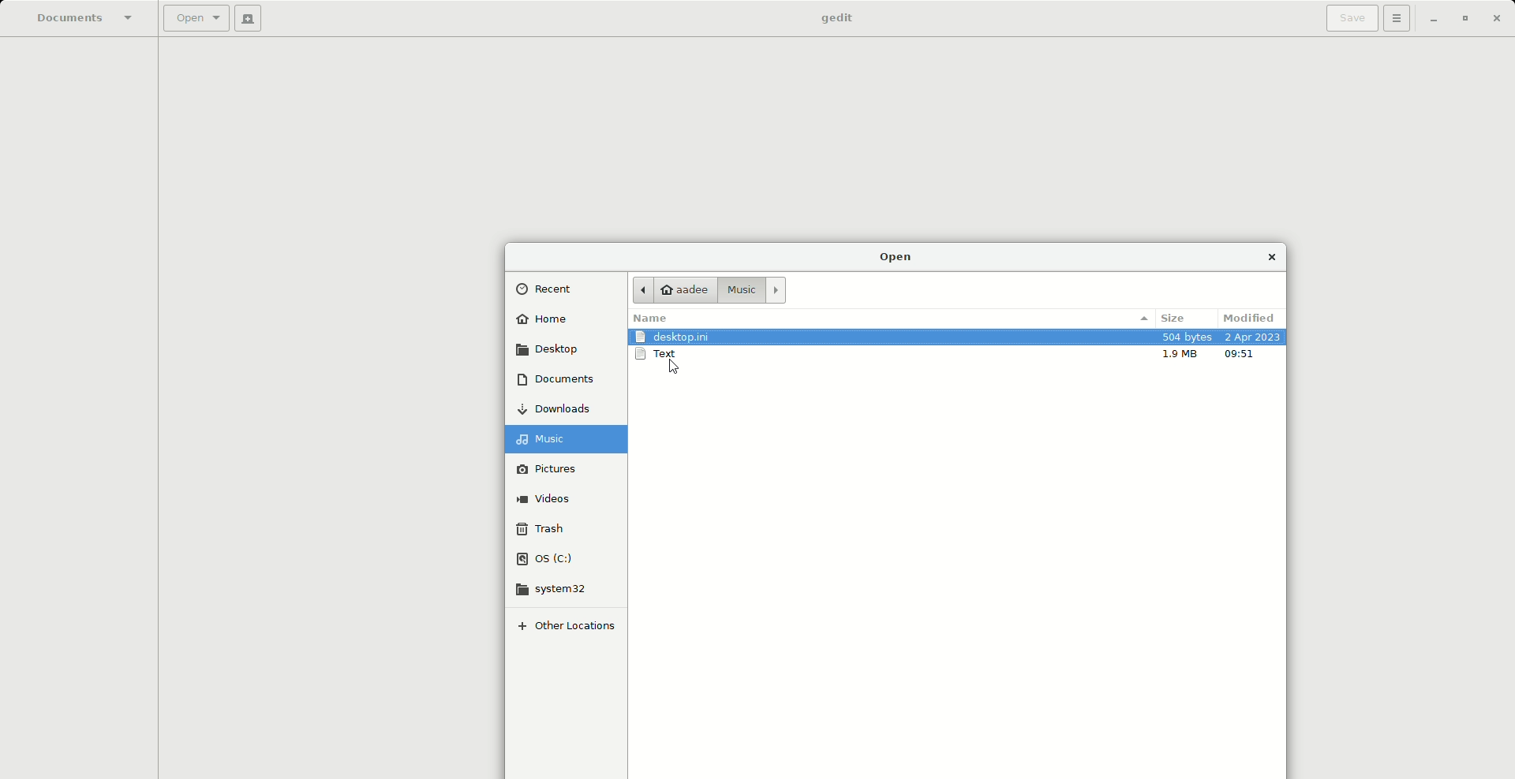 This screenshot has width=1515, height=779. Describe the element at coordinates (549, 322) in the screenshot. I see `Home` at that location.